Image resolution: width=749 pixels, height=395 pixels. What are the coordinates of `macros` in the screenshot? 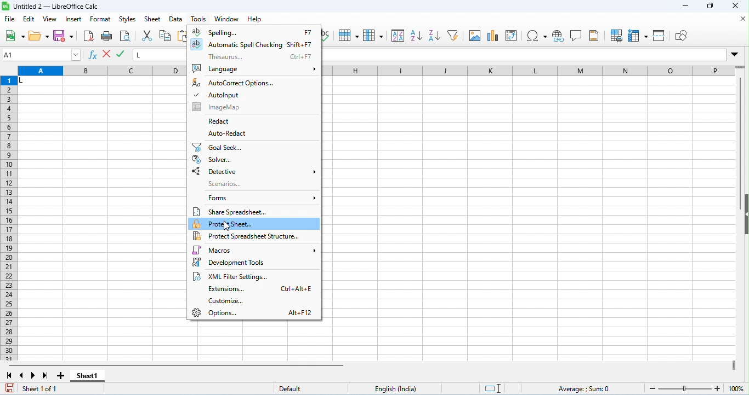 It's located at (256, 251).